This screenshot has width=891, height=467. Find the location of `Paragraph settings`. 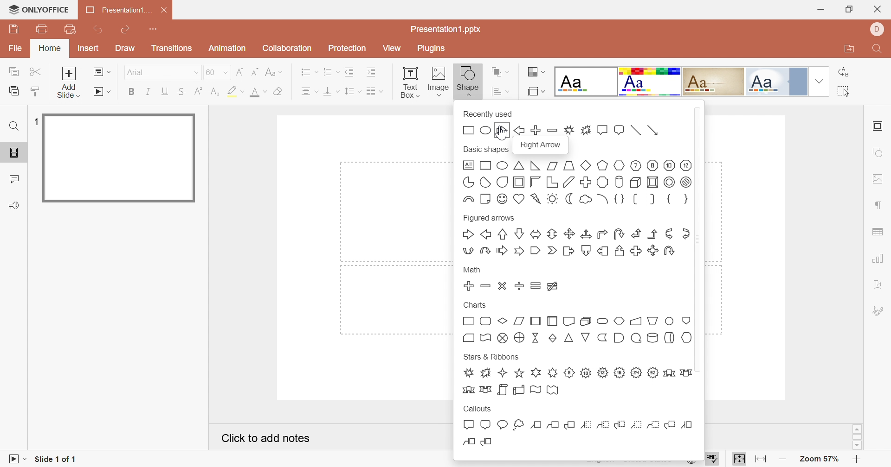

Paragraph settings is located at coordinates (878, 206).